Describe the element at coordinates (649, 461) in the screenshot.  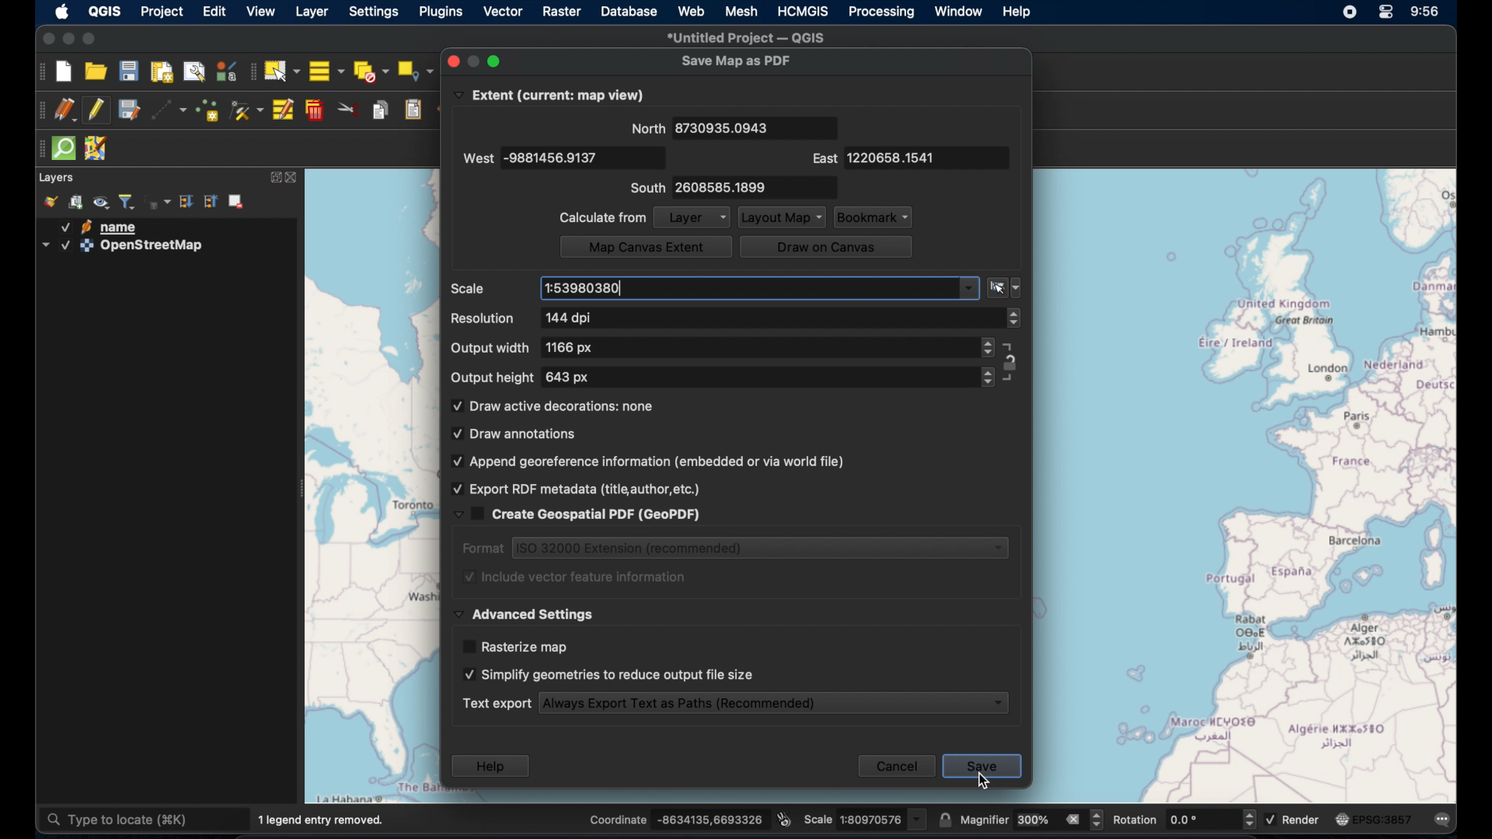
I see `append georeference information (embedded or via world file)` at that location.